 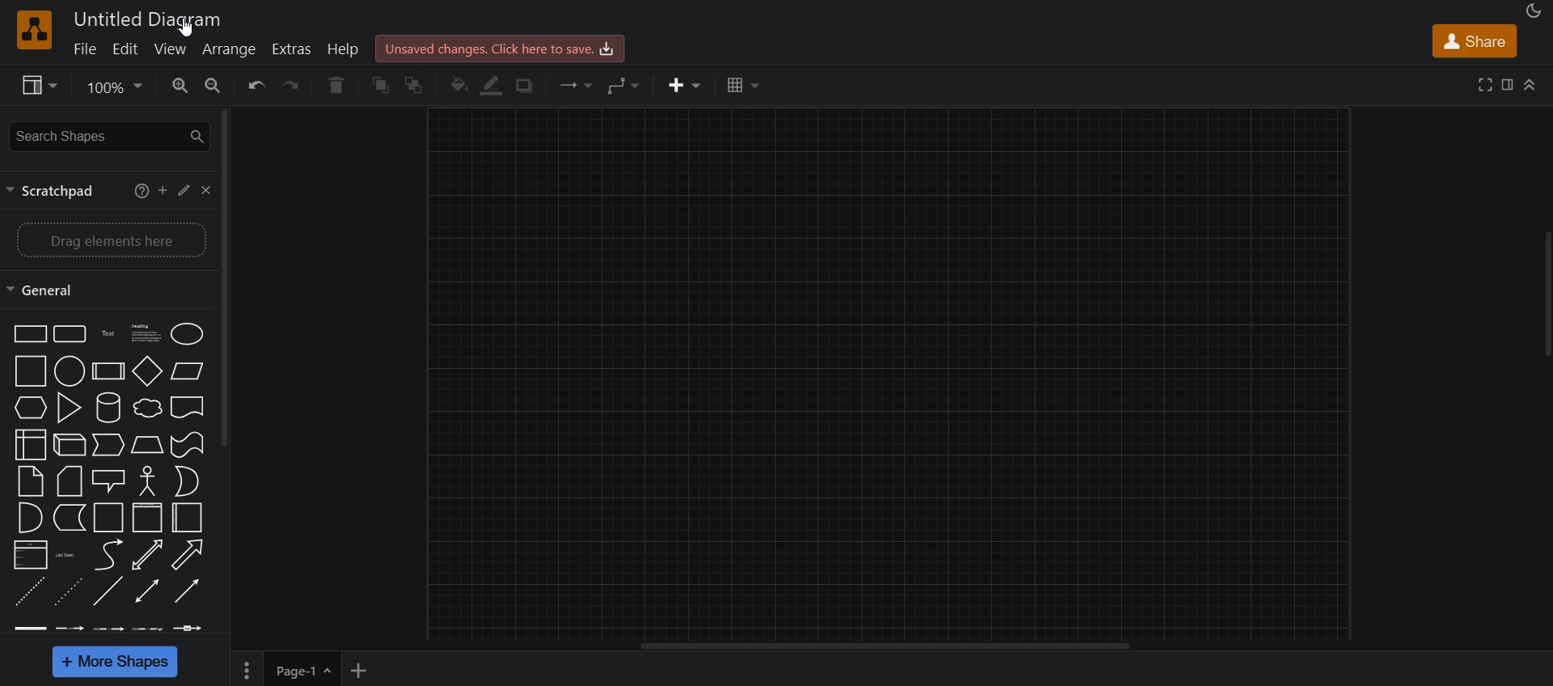 I want to click on page 1, so click(x=302, y=669).